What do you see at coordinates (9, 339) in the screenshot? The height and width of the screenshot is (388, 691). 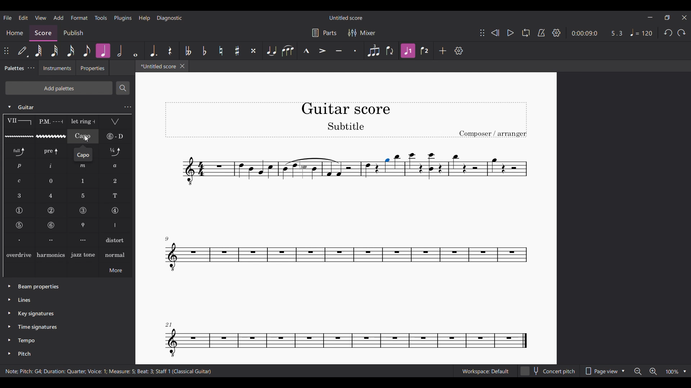 I see `Click to expand tempo palette` at bounding box center [9, 339].